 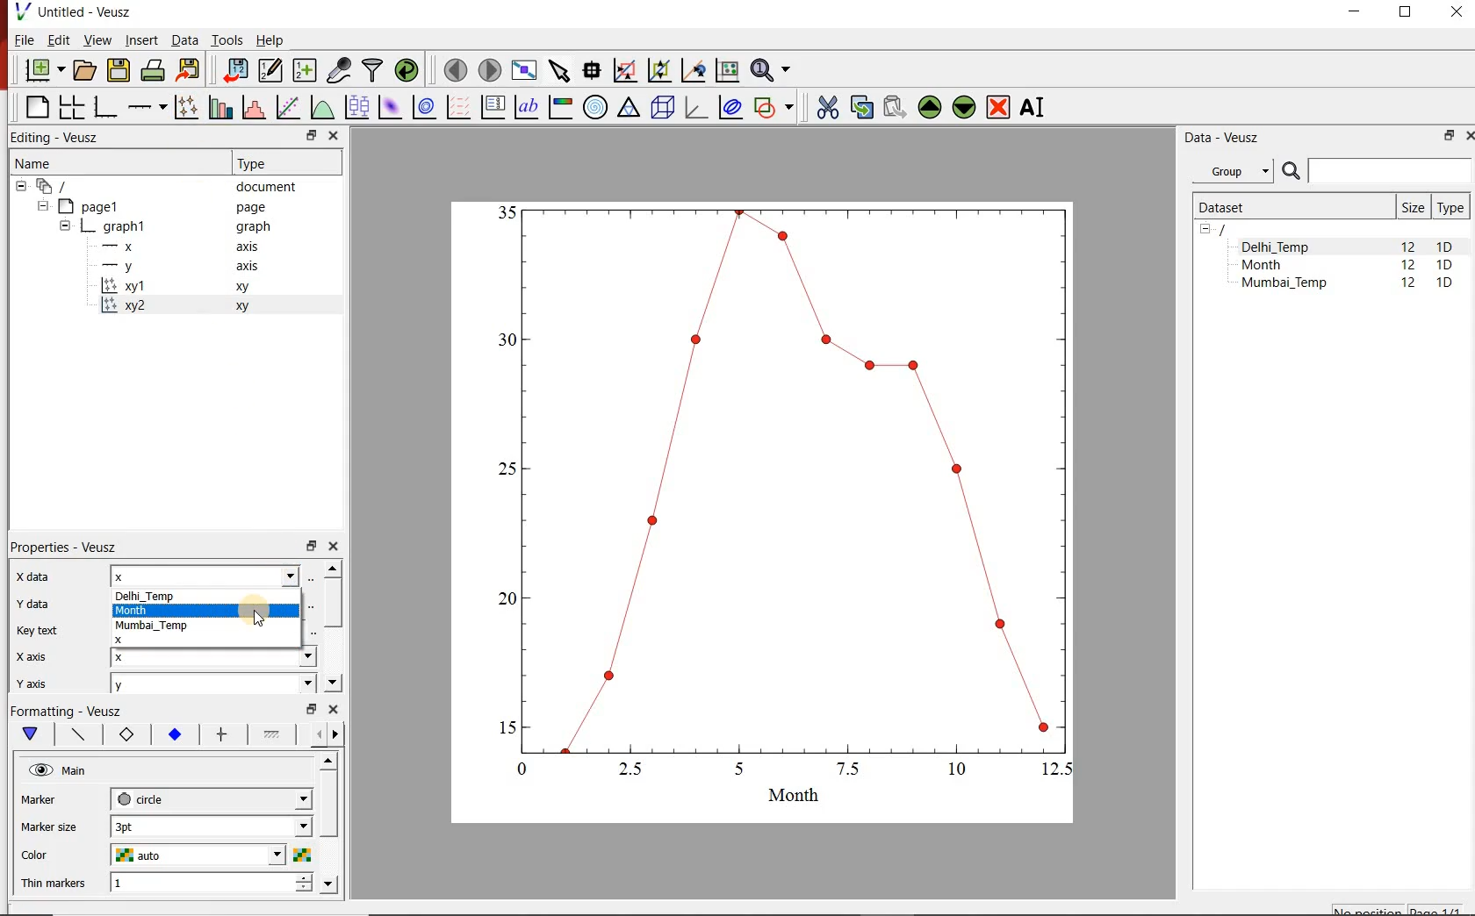 I want to click on Mumbai_Temp, so click(x=1284, y=284).